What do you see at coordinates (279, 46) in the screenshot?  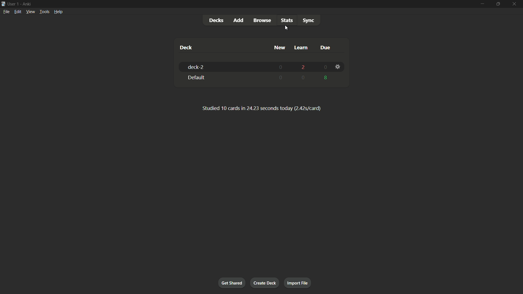 I see `new` at bounding box center [279, 46].